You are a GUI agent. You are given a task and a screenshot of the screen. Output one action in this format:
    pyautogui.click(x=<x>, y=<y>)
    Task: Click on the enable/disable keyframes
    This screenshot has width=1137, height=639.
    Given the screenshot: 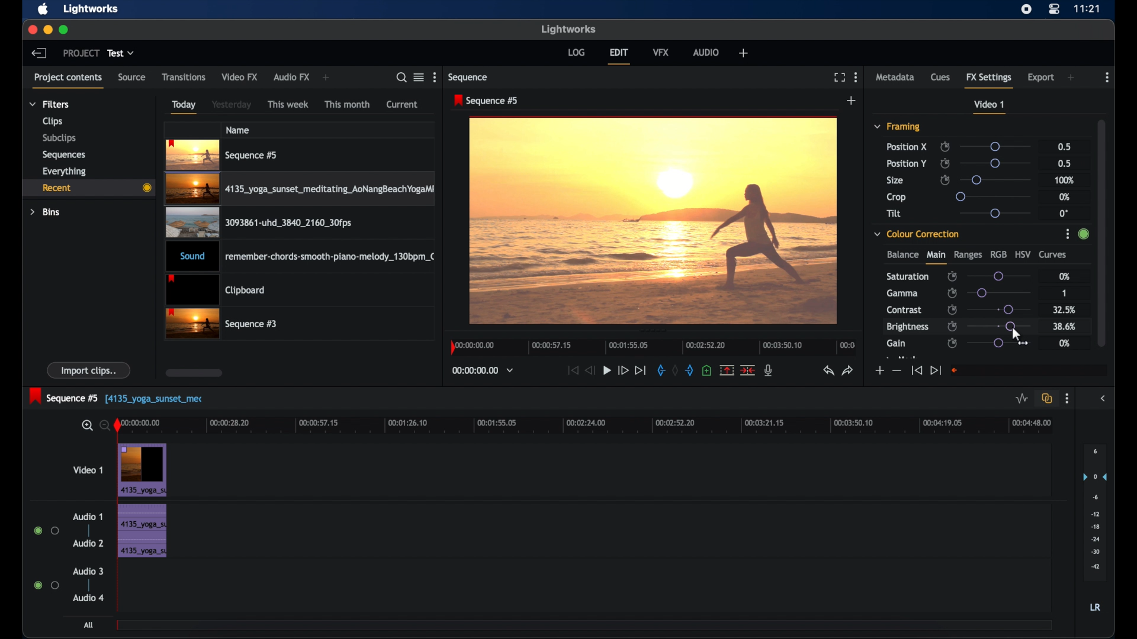 What is the action you would take?
    pyautogui.click(x=952, y=344)
    